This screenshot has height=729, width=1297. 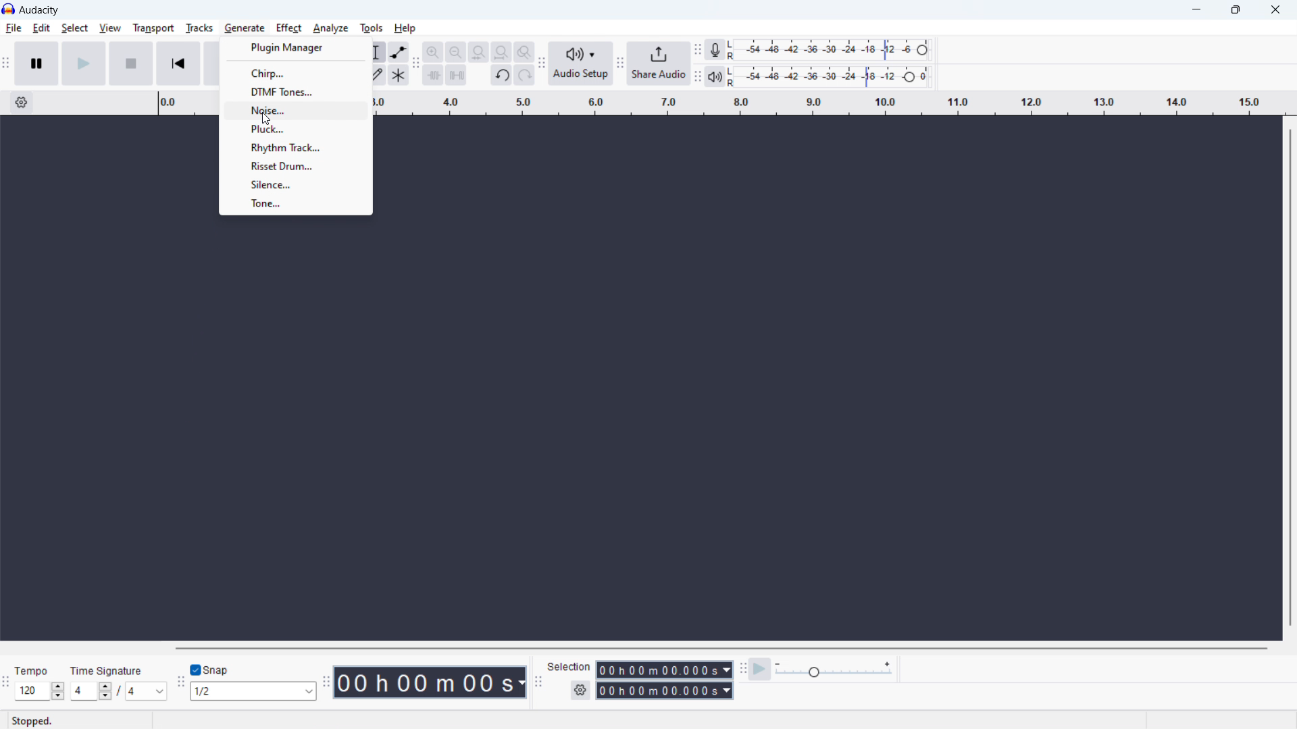 I want to click on transport, so click(x=153, y=28).